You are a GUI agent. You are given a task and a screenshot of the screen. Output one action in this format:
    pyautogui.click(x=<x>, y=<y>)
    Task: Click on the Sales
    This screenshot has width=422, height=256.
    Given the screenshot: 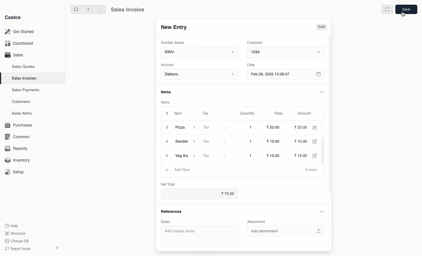 What is the action you would take?
    pyautogui.click(x=14, y=55)
    